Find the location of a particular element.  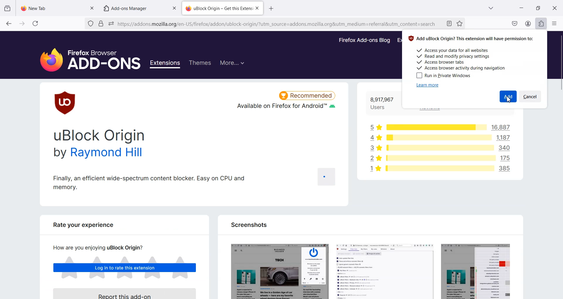

5 star rating is located at coordinates (375, 126).